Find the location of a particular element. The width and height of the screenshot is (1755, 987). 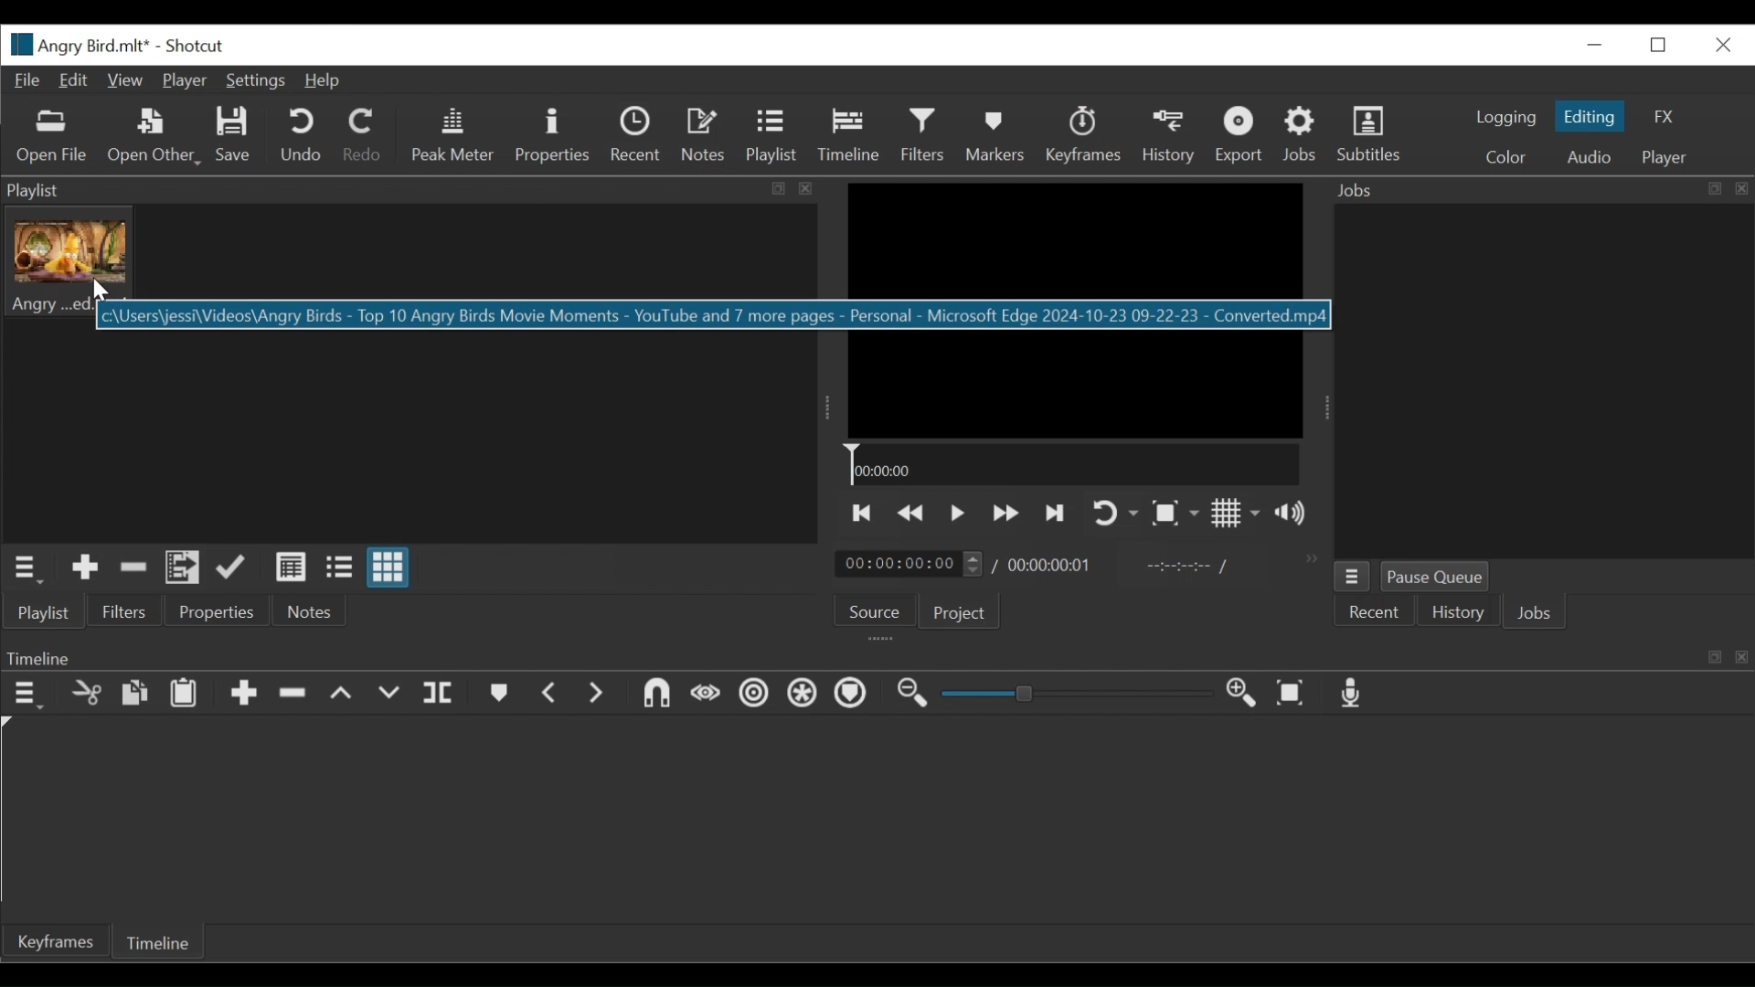

Save is located at coordinates (237, 134).